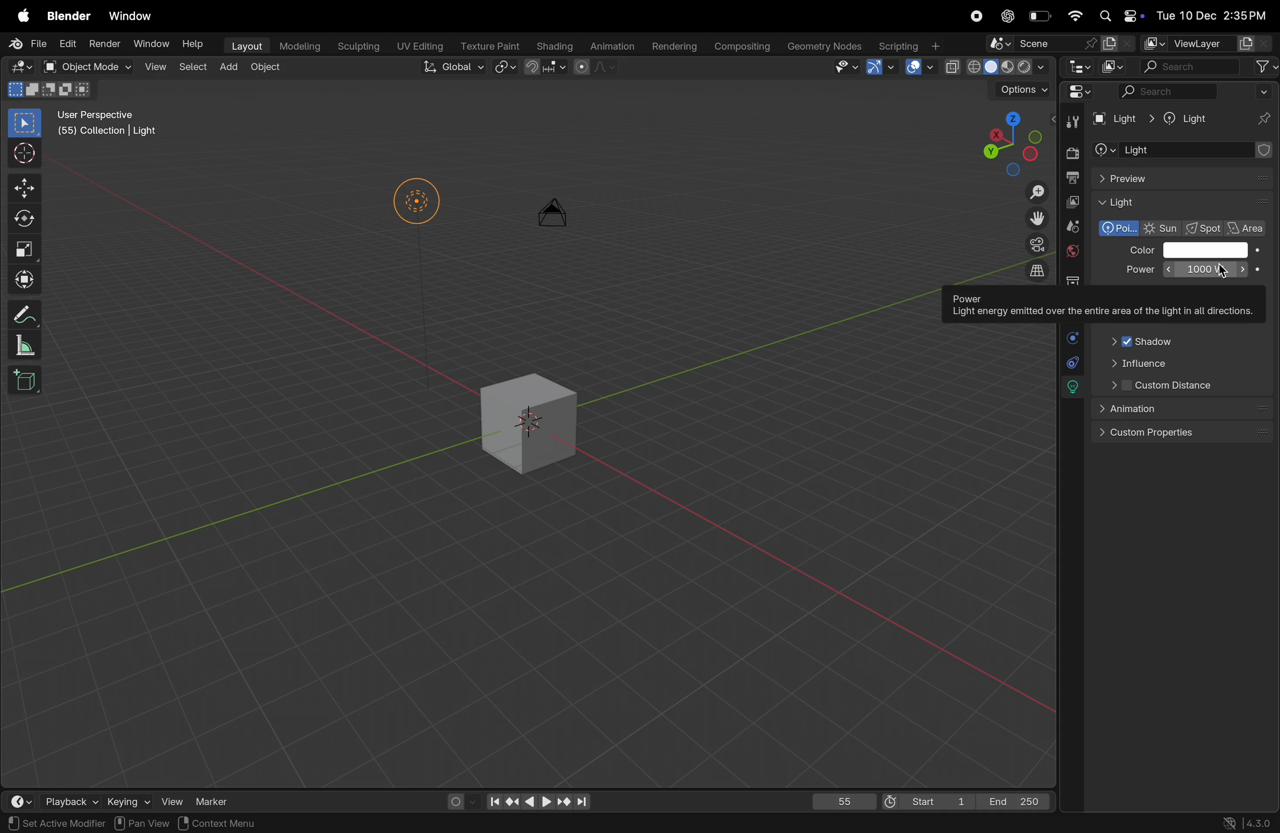  Describe the element at coordinates (1197, 91) in the screenshot. I see `search` at that location.